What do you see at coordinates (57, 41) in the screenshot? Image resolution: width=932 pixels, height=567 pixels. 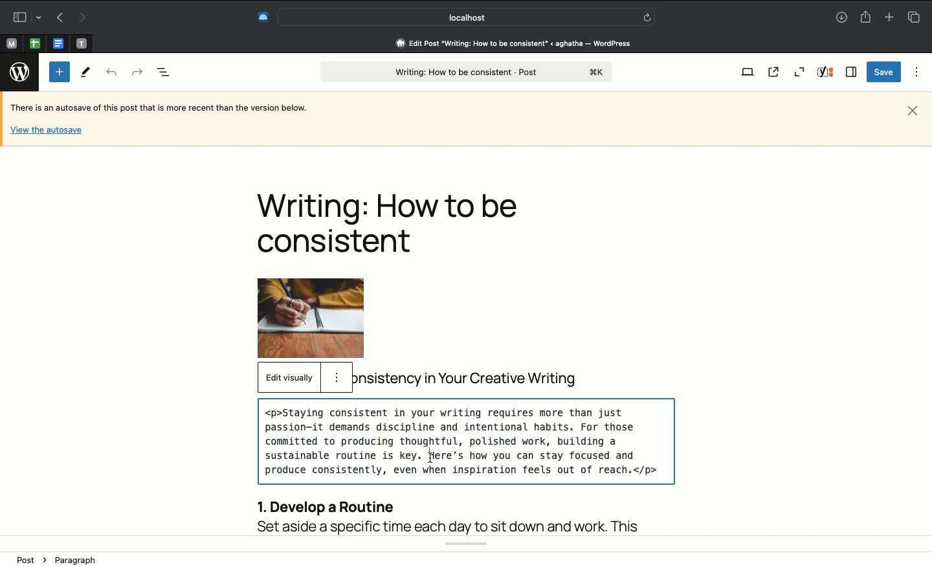 I see `pinned tab, google docs` at bounding box center [57, 41].